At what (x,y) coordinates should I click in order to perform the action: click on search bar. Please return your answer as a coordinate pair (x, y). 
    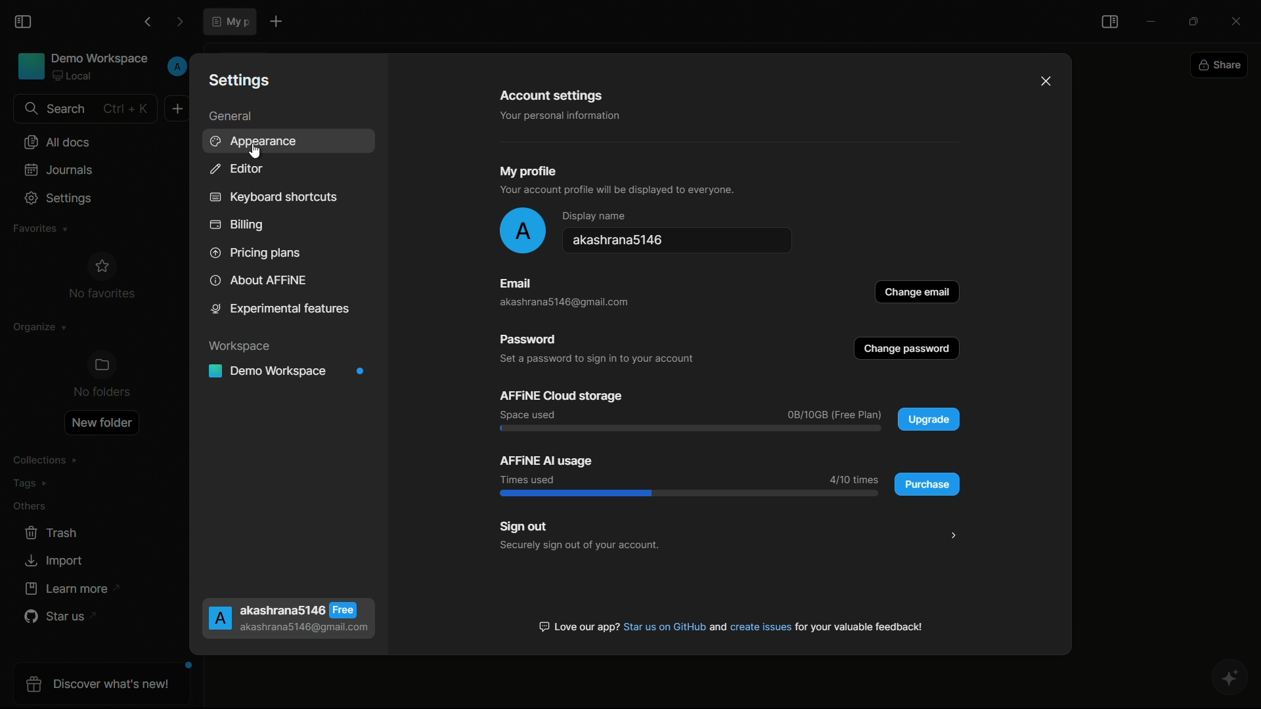
    Looking at the image, I should click on (83, 109).